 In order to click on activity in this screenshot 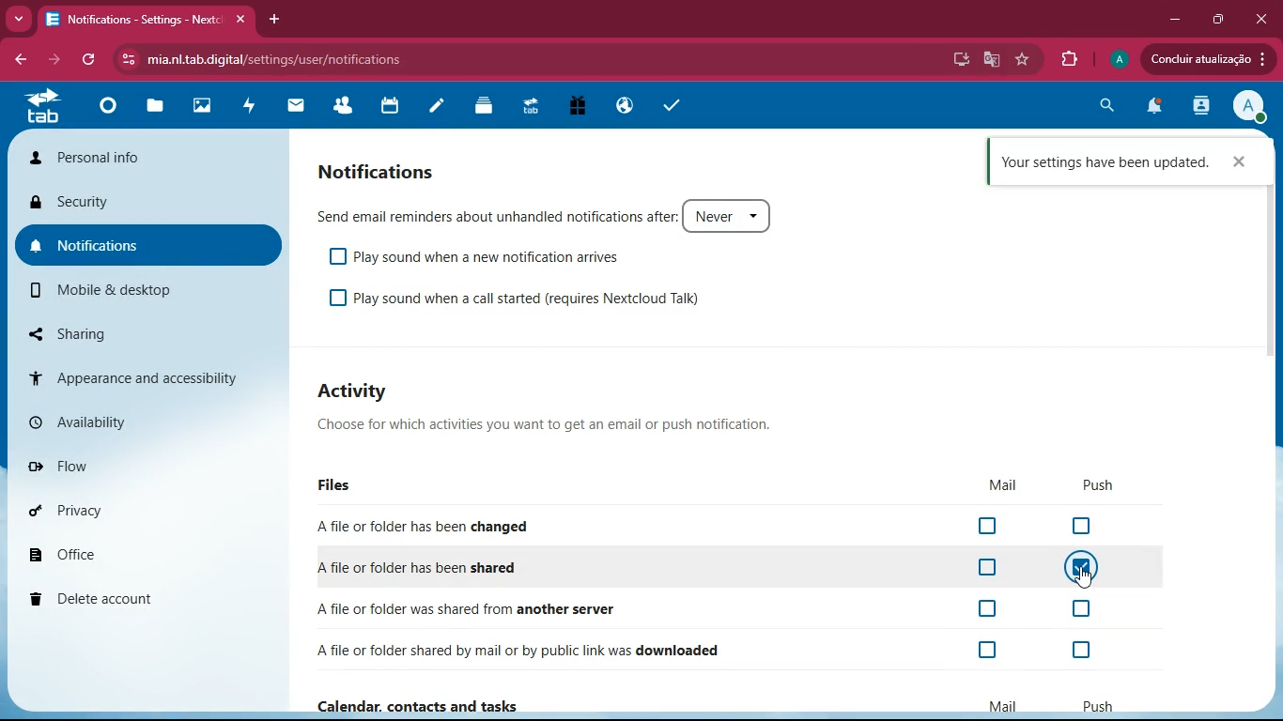, I will do `click(246, 105)`.